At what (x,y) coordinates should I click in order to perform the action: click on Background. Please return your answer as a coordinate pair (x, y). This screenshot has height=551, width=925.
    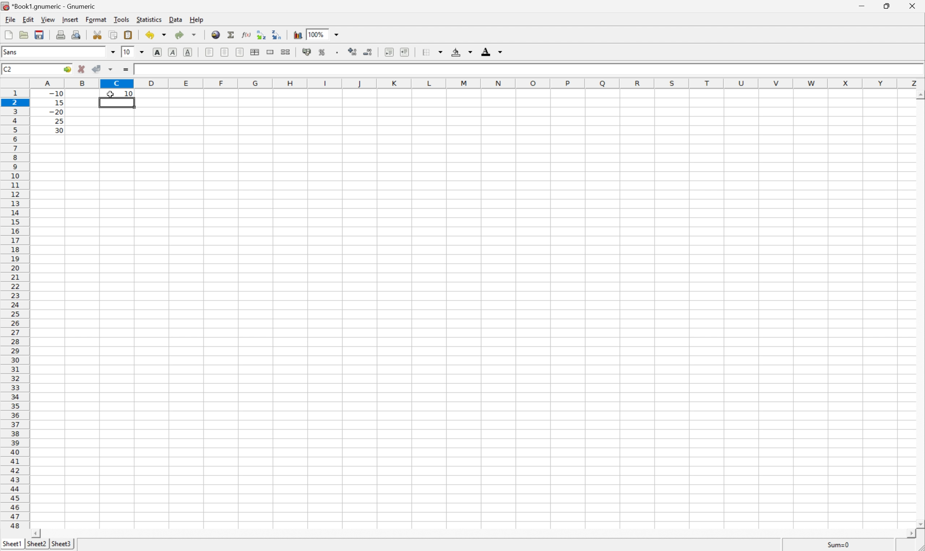
    Looking at the image, I should click on (456, 52).